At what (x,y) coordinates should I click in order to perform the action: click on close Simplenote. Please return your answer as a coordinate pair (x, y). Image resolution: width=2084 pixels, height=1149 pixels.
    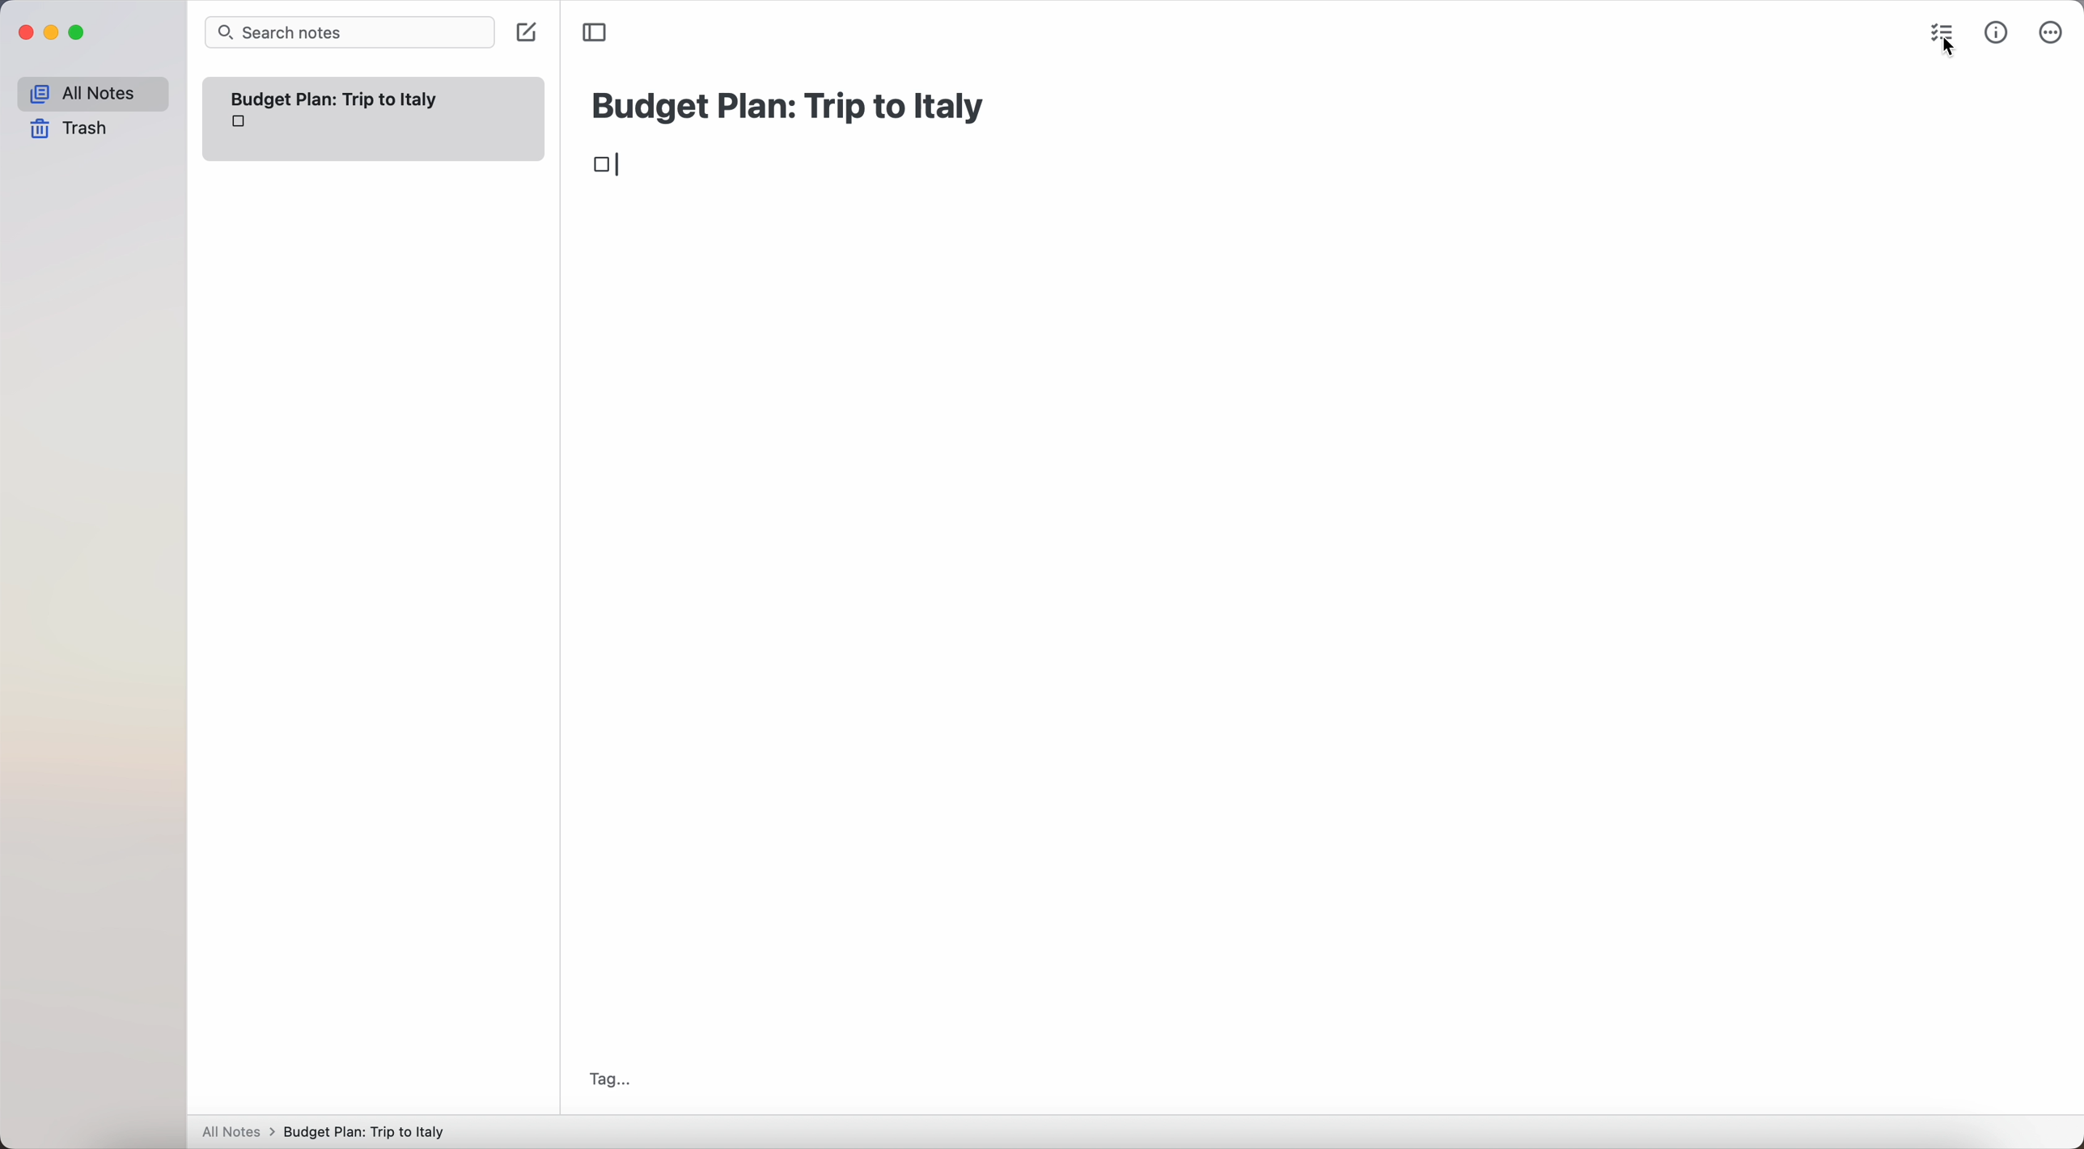
    Looking at the image, I should click on (25, 32).